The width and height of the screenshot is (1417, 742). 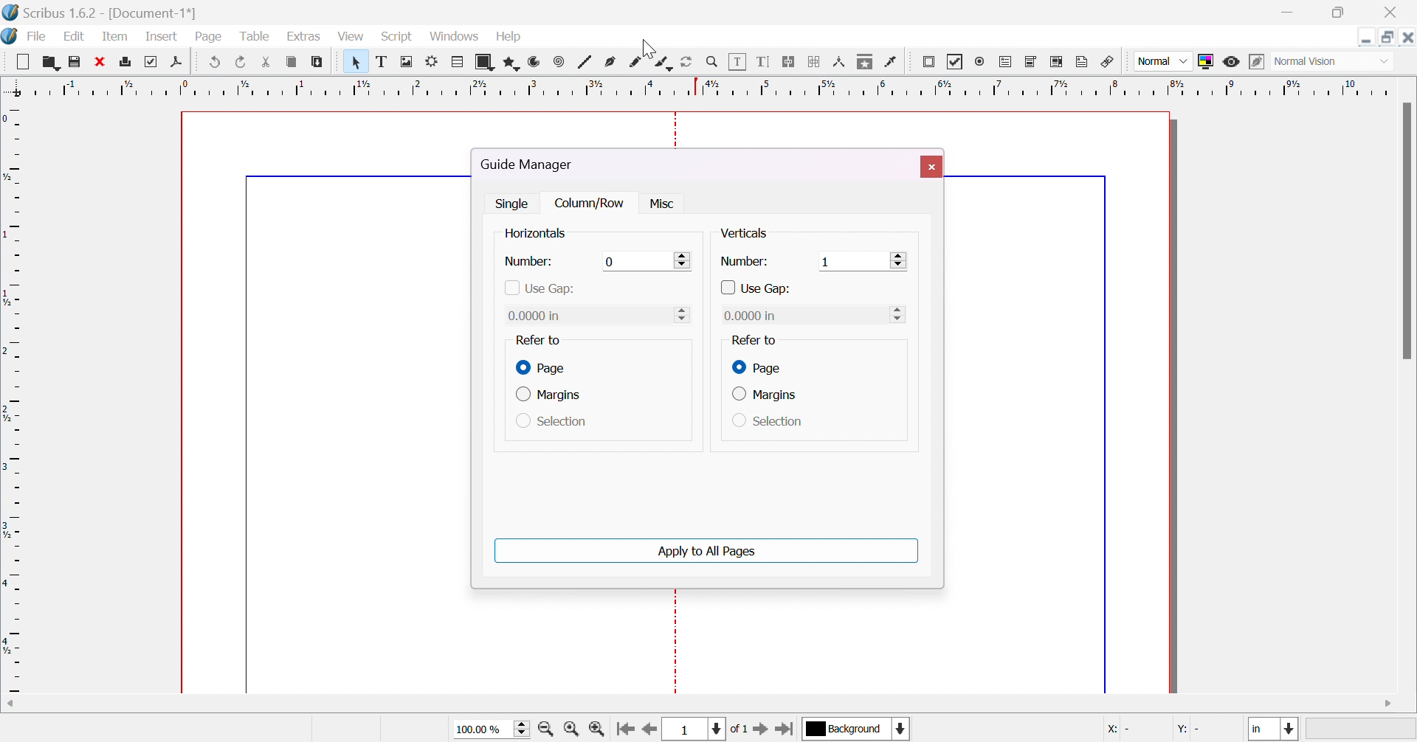 What do you see at coordinates (928, 64) in the screenshot?
I see `PDF push button` at bounding box center [928, 64].